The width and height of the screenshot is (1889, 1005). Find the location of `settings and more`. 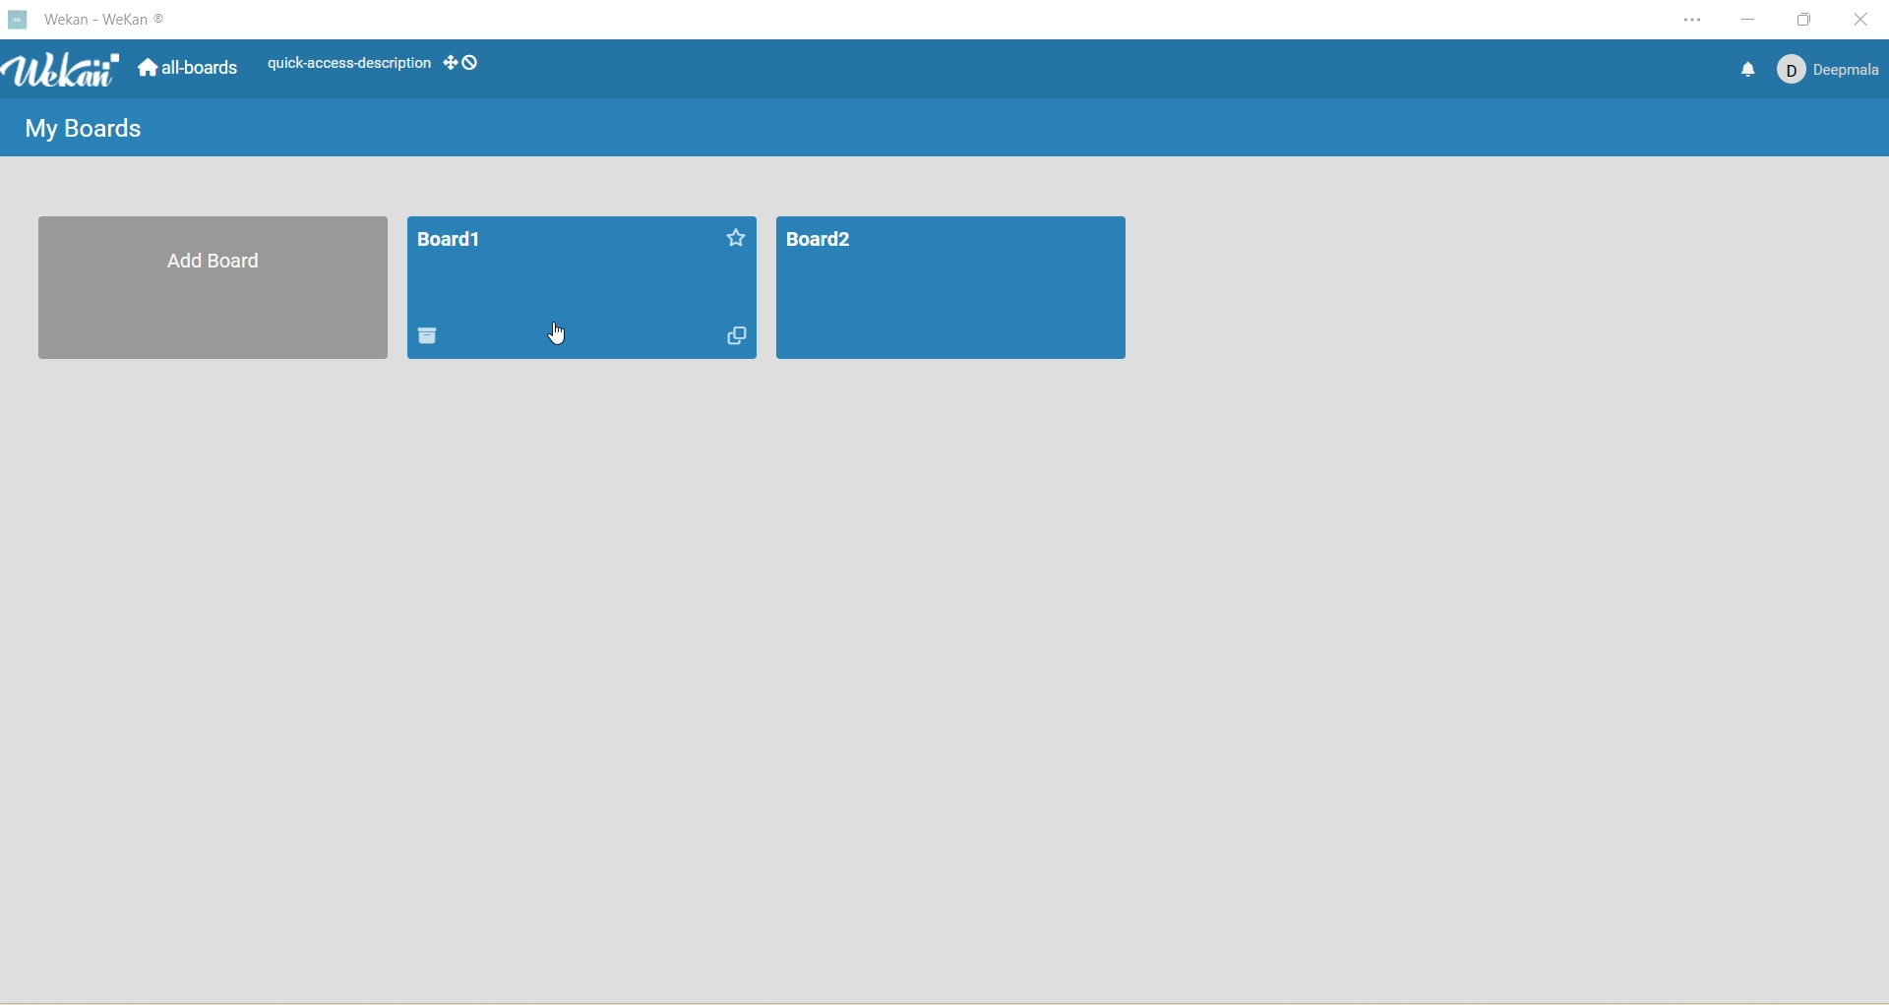

settings and more is located at coordinates (1696, 20).